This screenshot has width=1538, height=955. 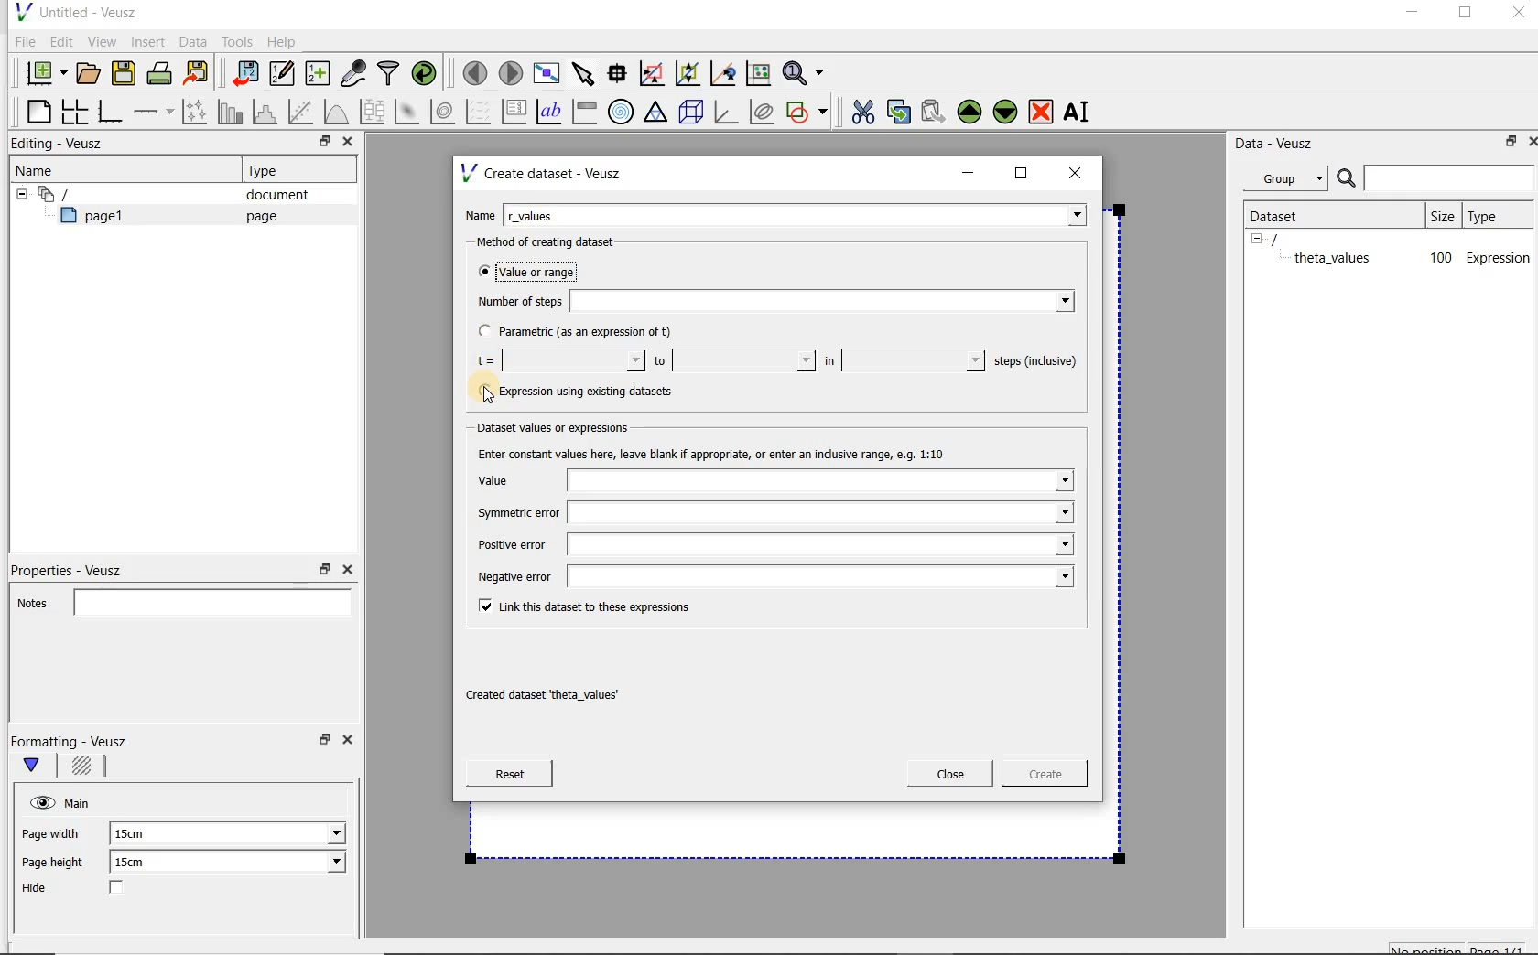 I want to click on Page height, so click(x=59, y=864).